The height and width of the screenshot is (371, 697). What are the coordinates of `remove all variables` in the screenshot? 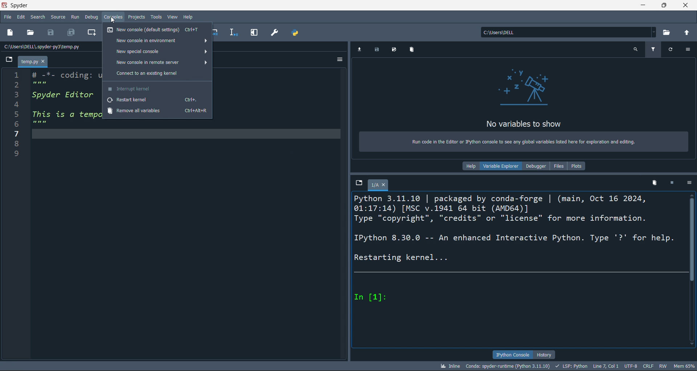 It's located at (156, 111).